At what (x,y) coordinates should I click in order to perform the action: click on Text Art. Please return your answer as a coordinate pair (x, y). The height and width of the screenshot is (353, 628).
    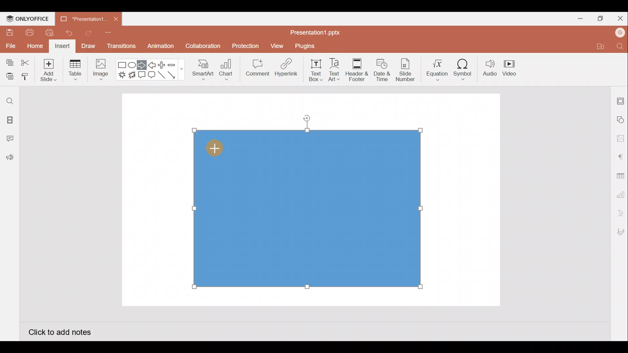
    Looking at the image, I should click on (337, 68).